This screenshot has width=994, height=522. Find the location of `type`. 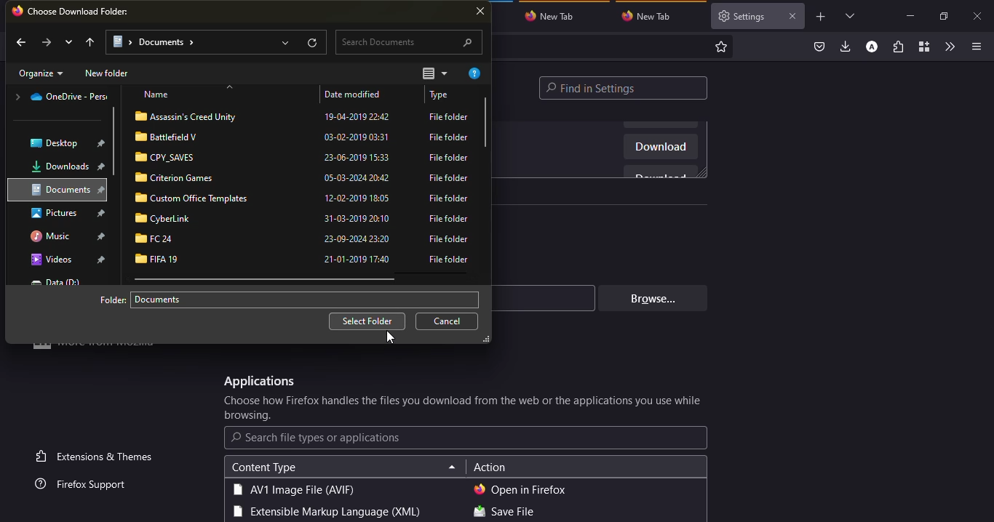

type is located at coordinates (451, 138).